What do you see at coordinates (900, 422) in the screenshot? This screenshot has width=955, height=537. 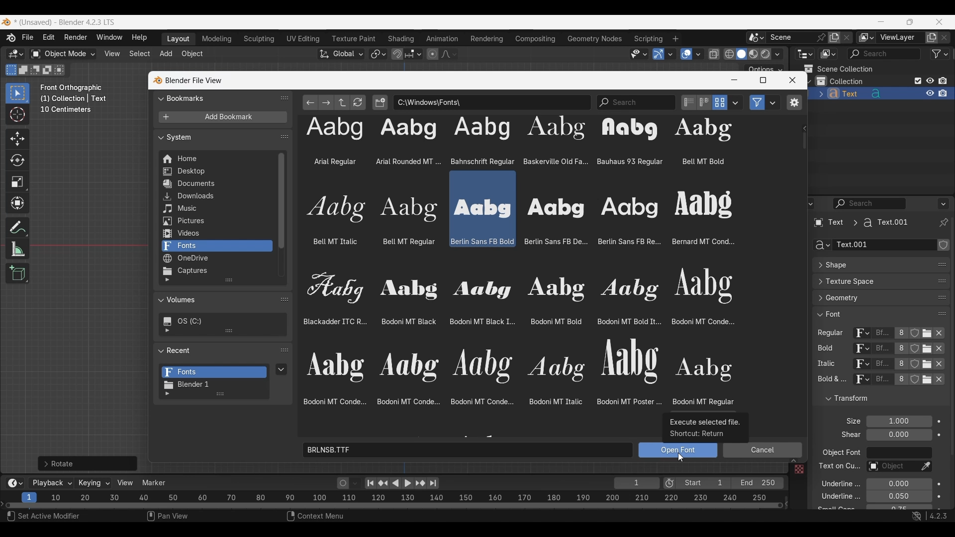 I see `Font size` at bounding box center [900, 422].